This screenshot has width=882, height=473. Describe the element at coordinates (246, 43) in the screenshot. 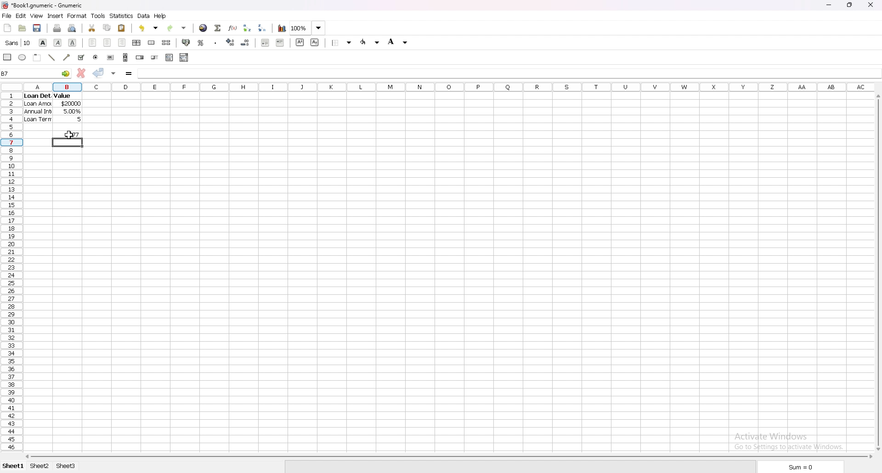

I see `decrease decimals` at that location.